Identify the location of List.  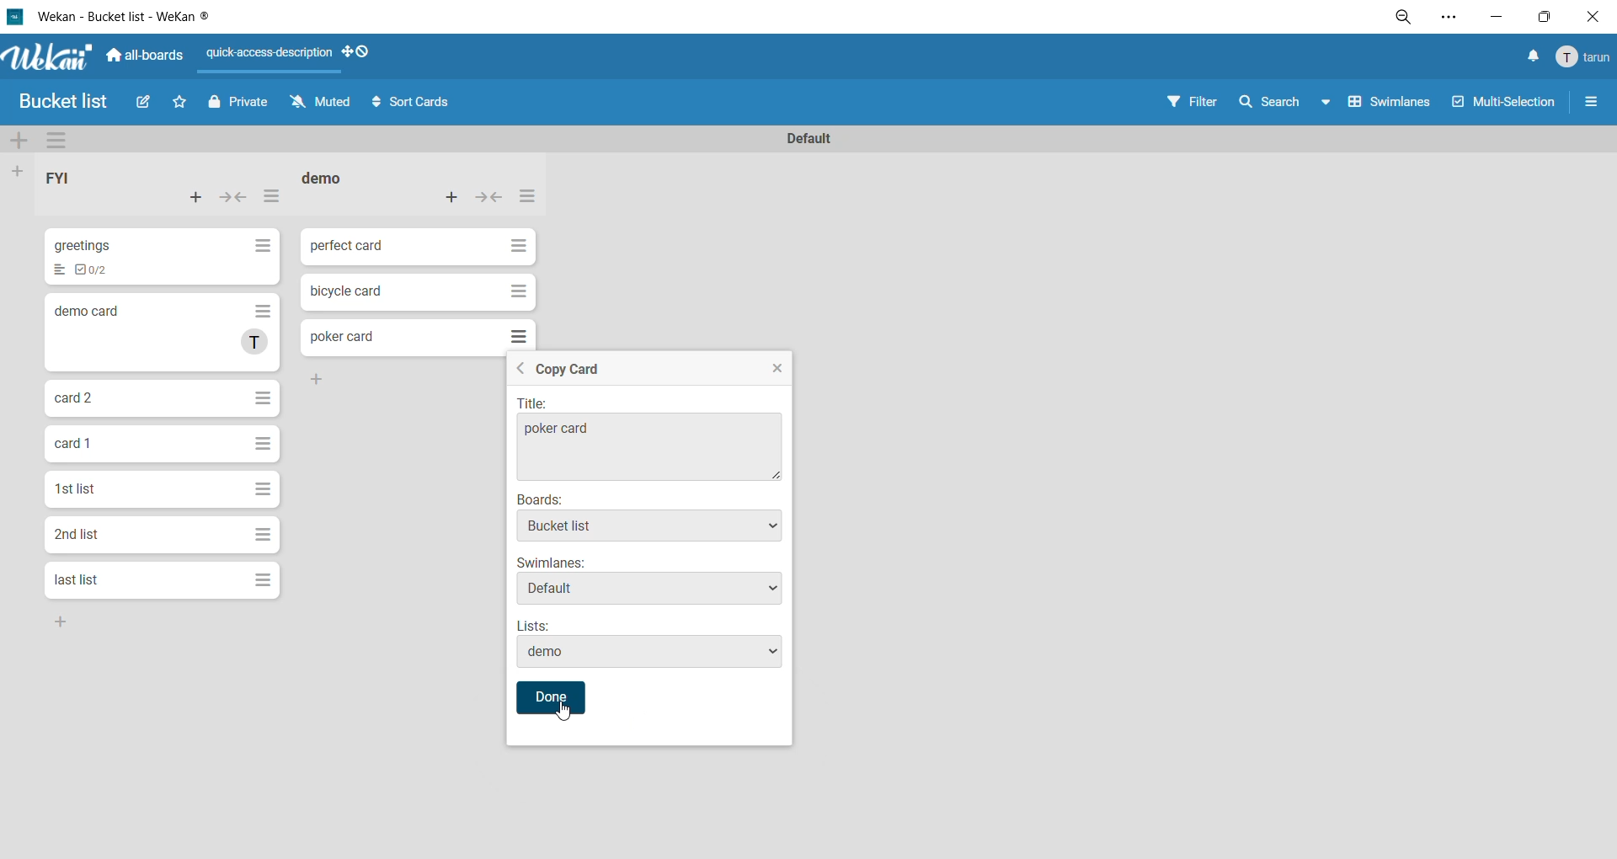
(56, 272).